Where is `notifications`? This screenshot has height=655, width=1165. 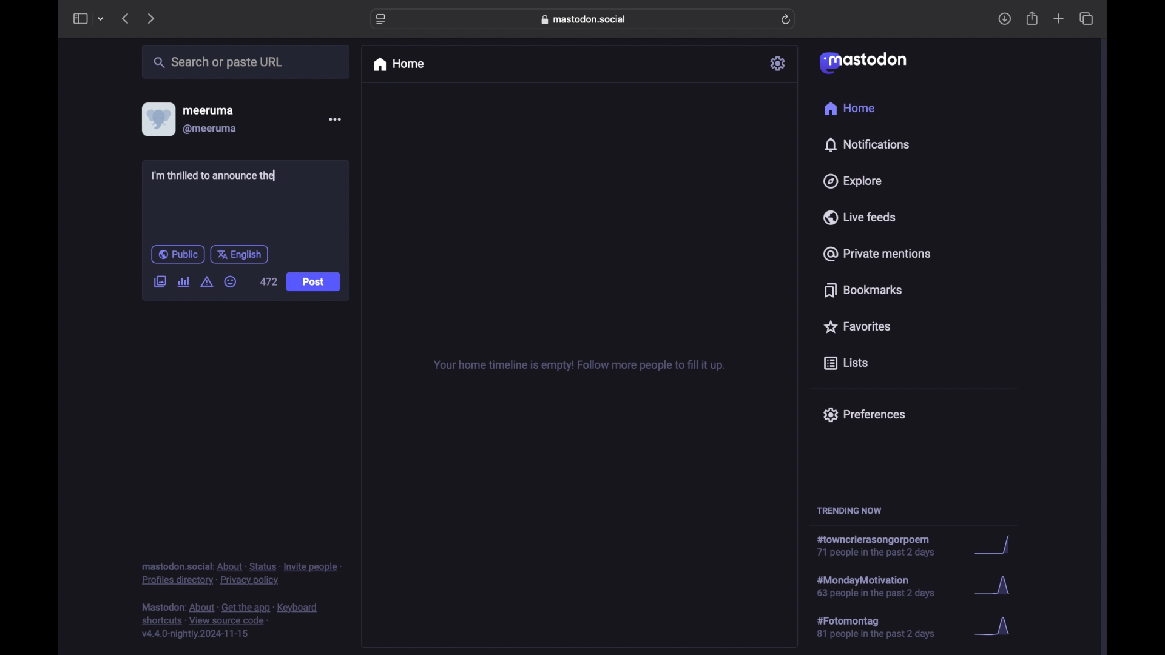
notifications is located at coordinates (866, 145).